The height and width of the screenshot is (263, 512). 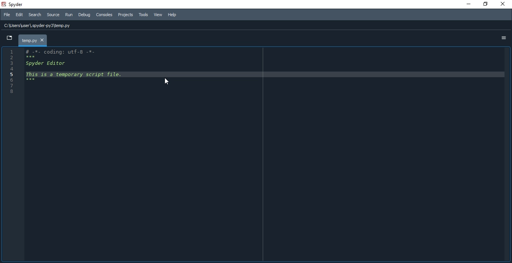 What do you see at coordinates (15, 4) in the screenshot?
I see `spyder` at bounding box center [15, 4].